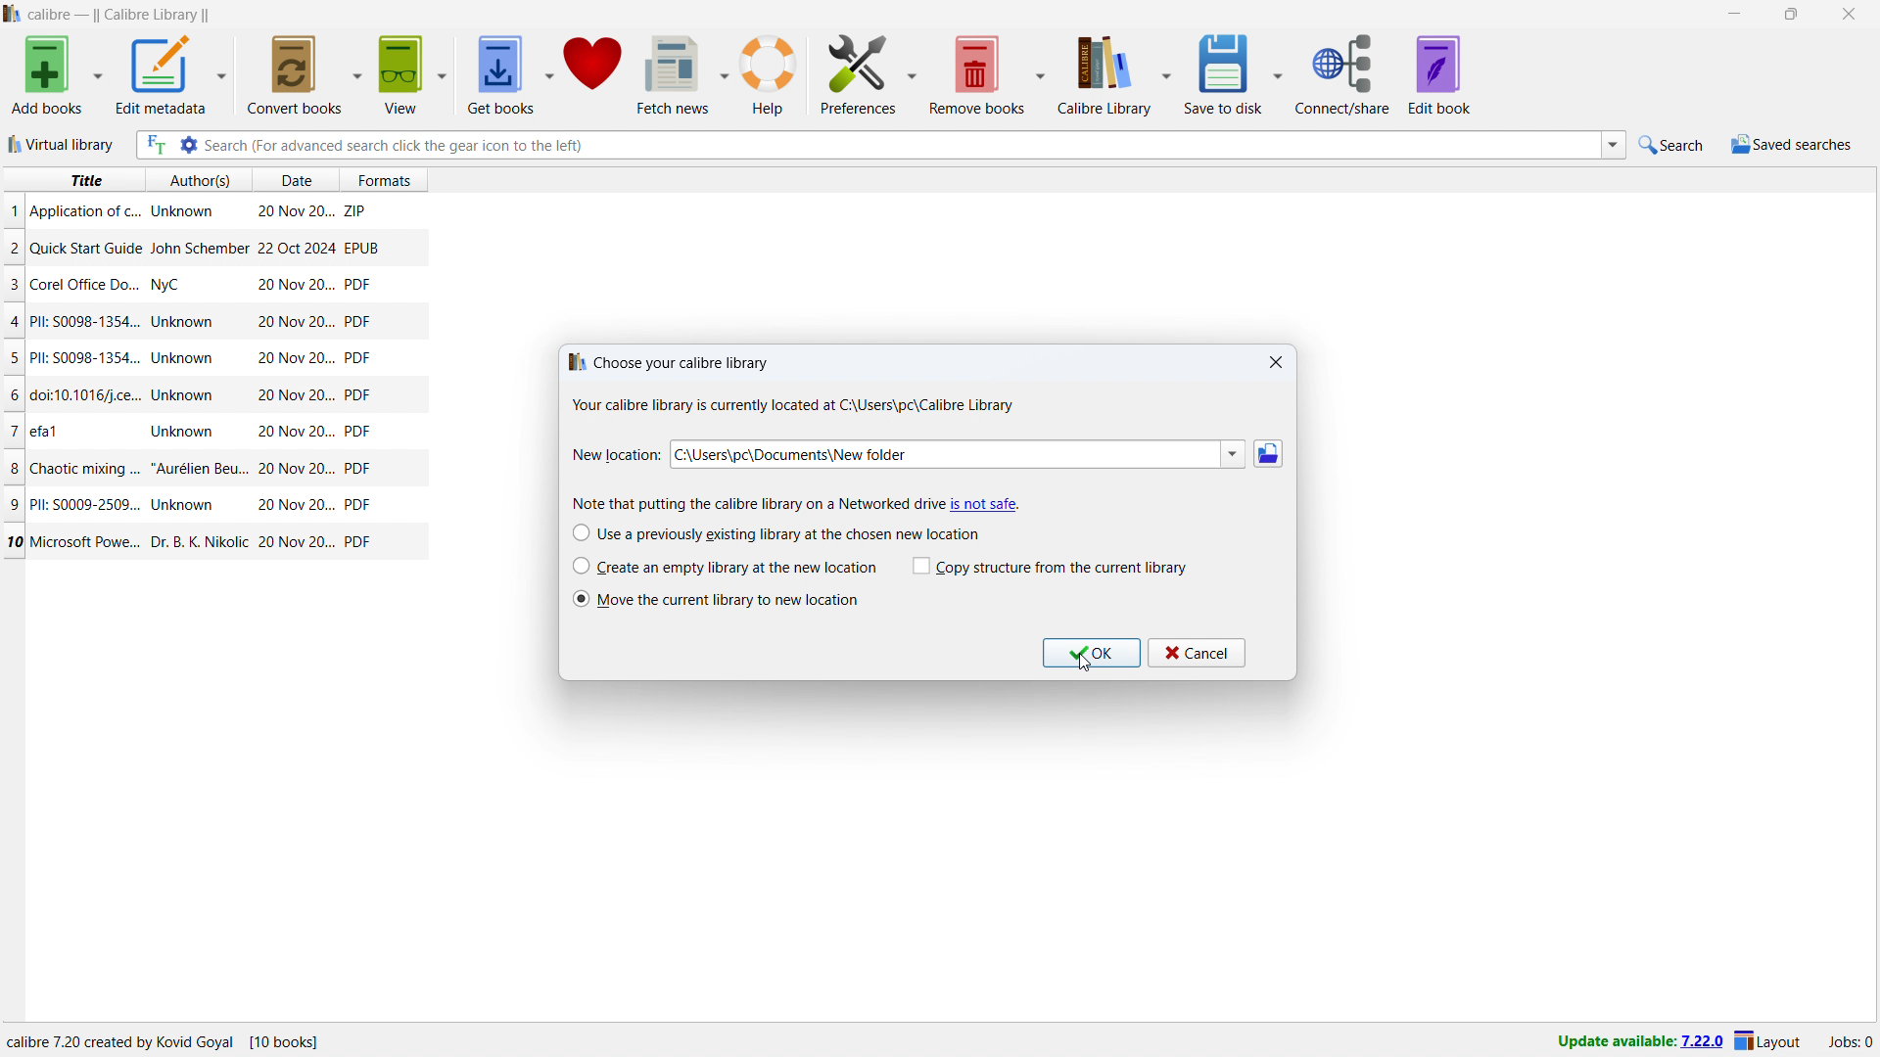 This screenshot has width=1880, height=1057. I want to click on minimize, so click(1732, 15).